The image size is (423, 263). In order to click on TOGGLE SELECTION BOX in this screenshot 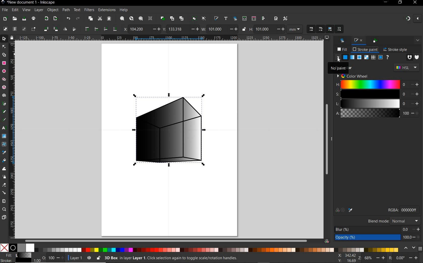, I will do `click(34, 29)`.